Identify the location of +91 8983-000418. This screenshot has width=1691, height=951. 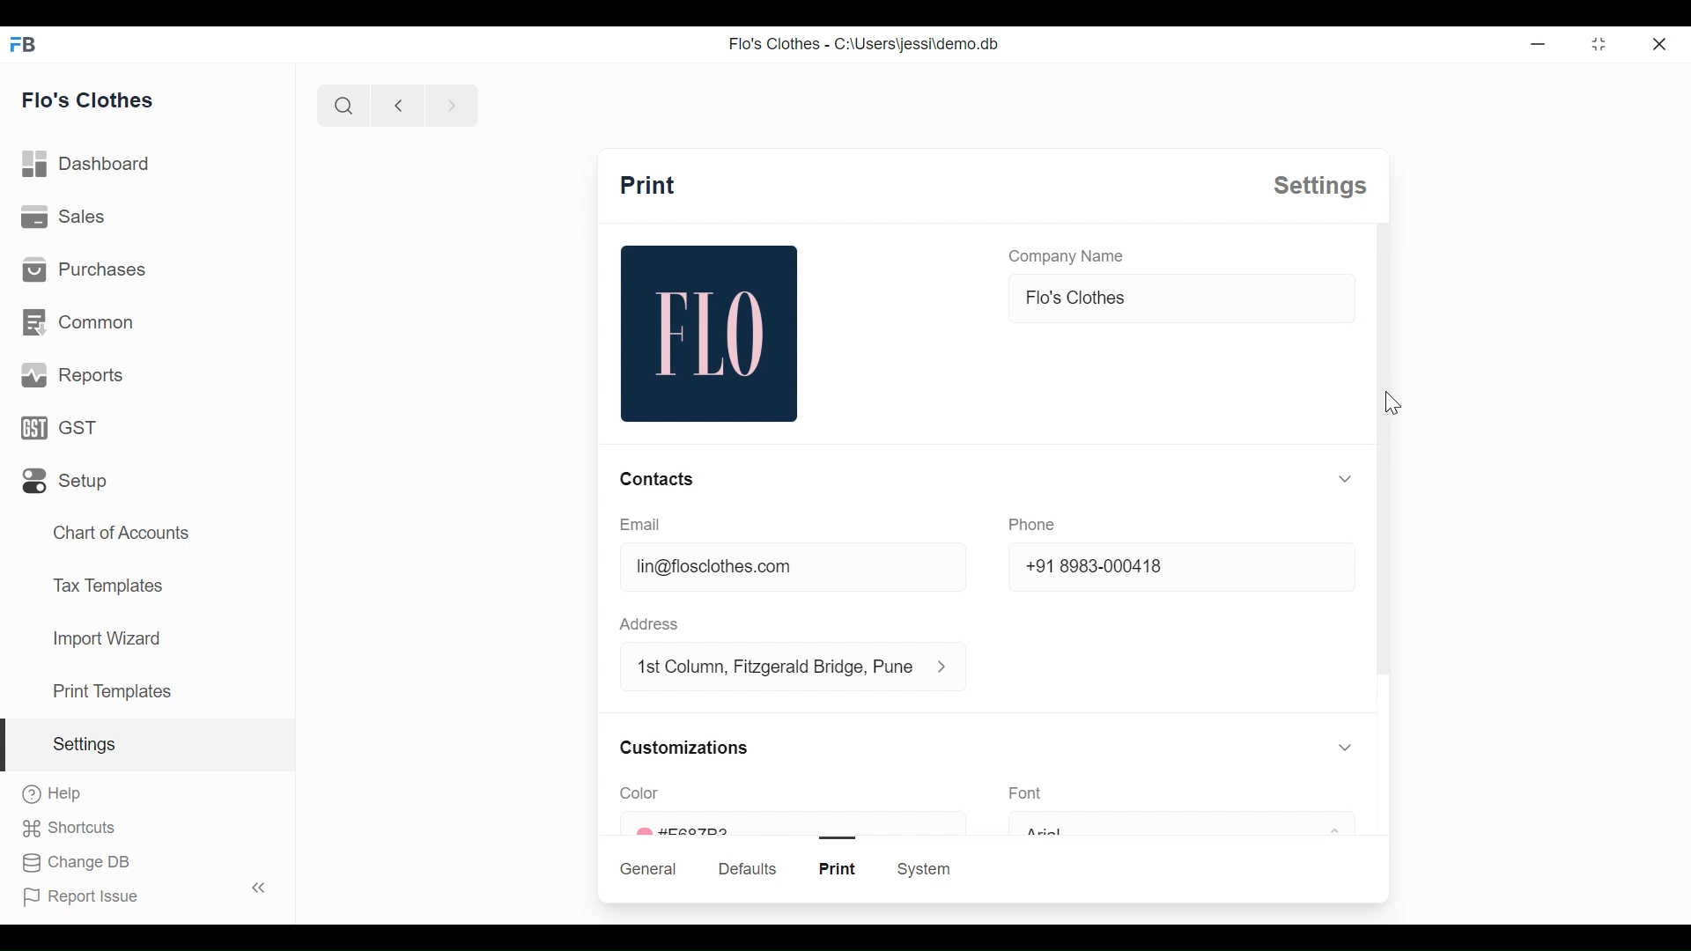
(1183, 566).